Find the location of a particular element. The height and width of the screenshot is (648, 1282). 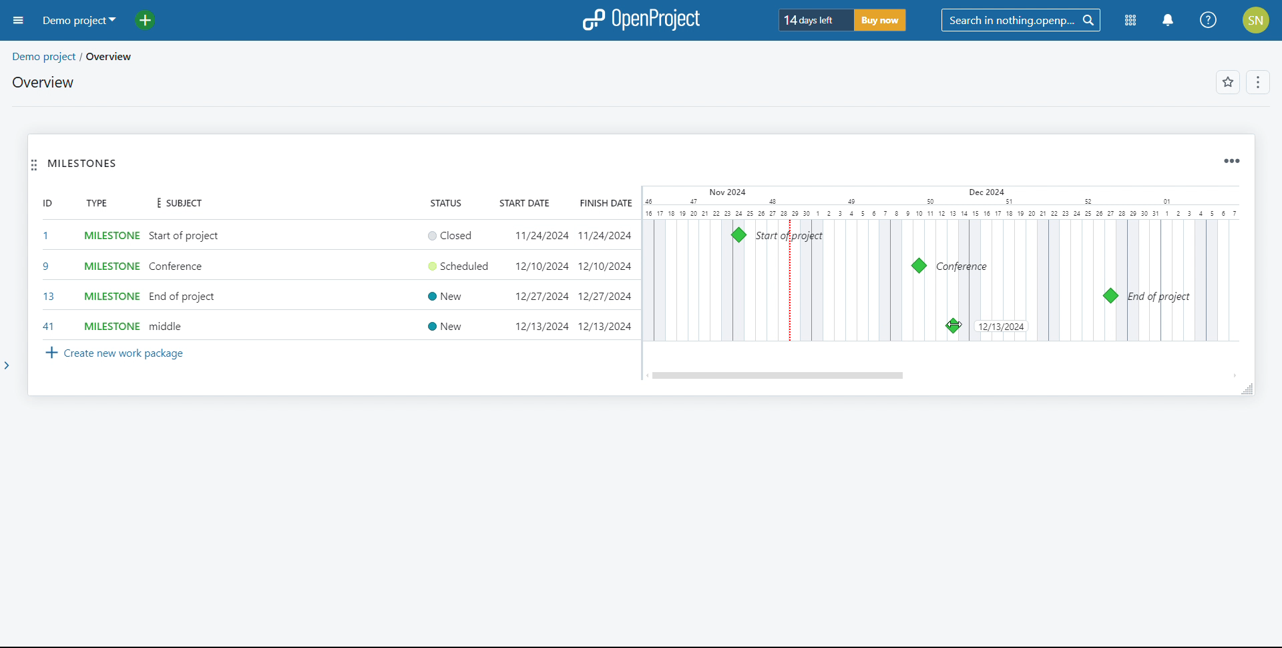

finish date is located at coordinates (604, 202).